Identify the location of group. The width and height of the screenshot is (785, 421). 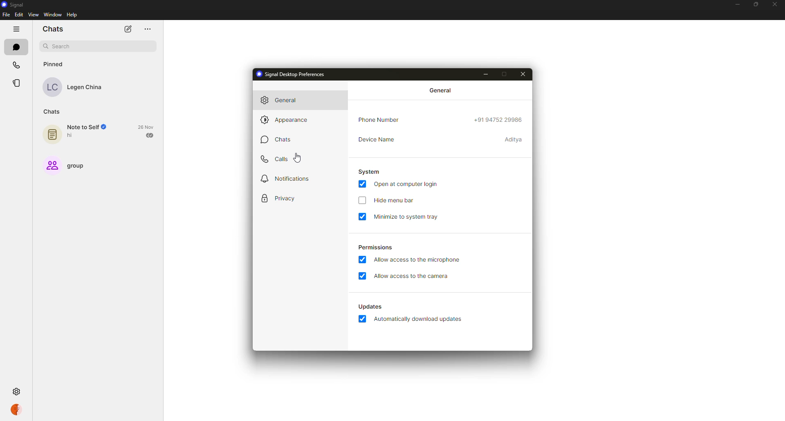
(65, 166).